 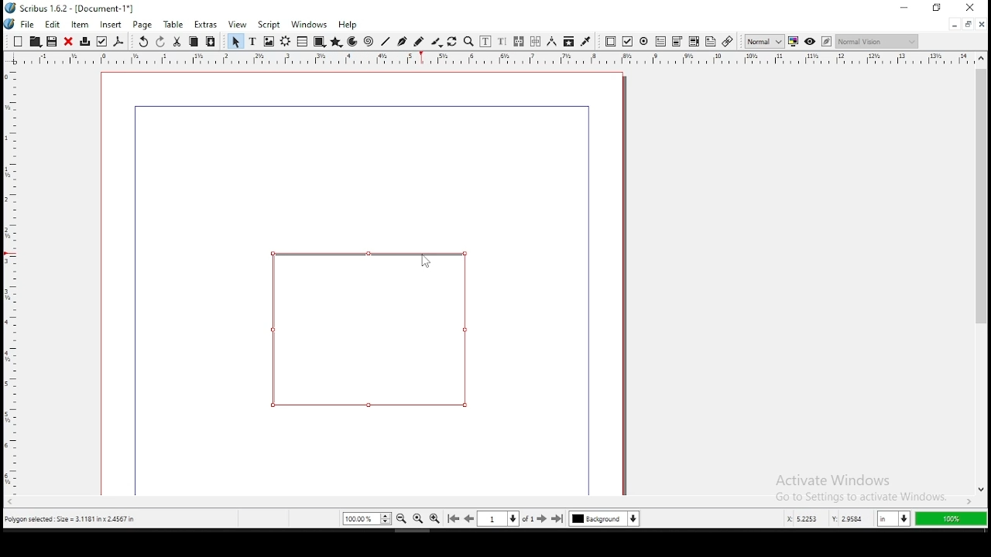 What do you see at coordinates (353, 42) in the screenshot?
I see `arc` at bounding box center [353, 42].